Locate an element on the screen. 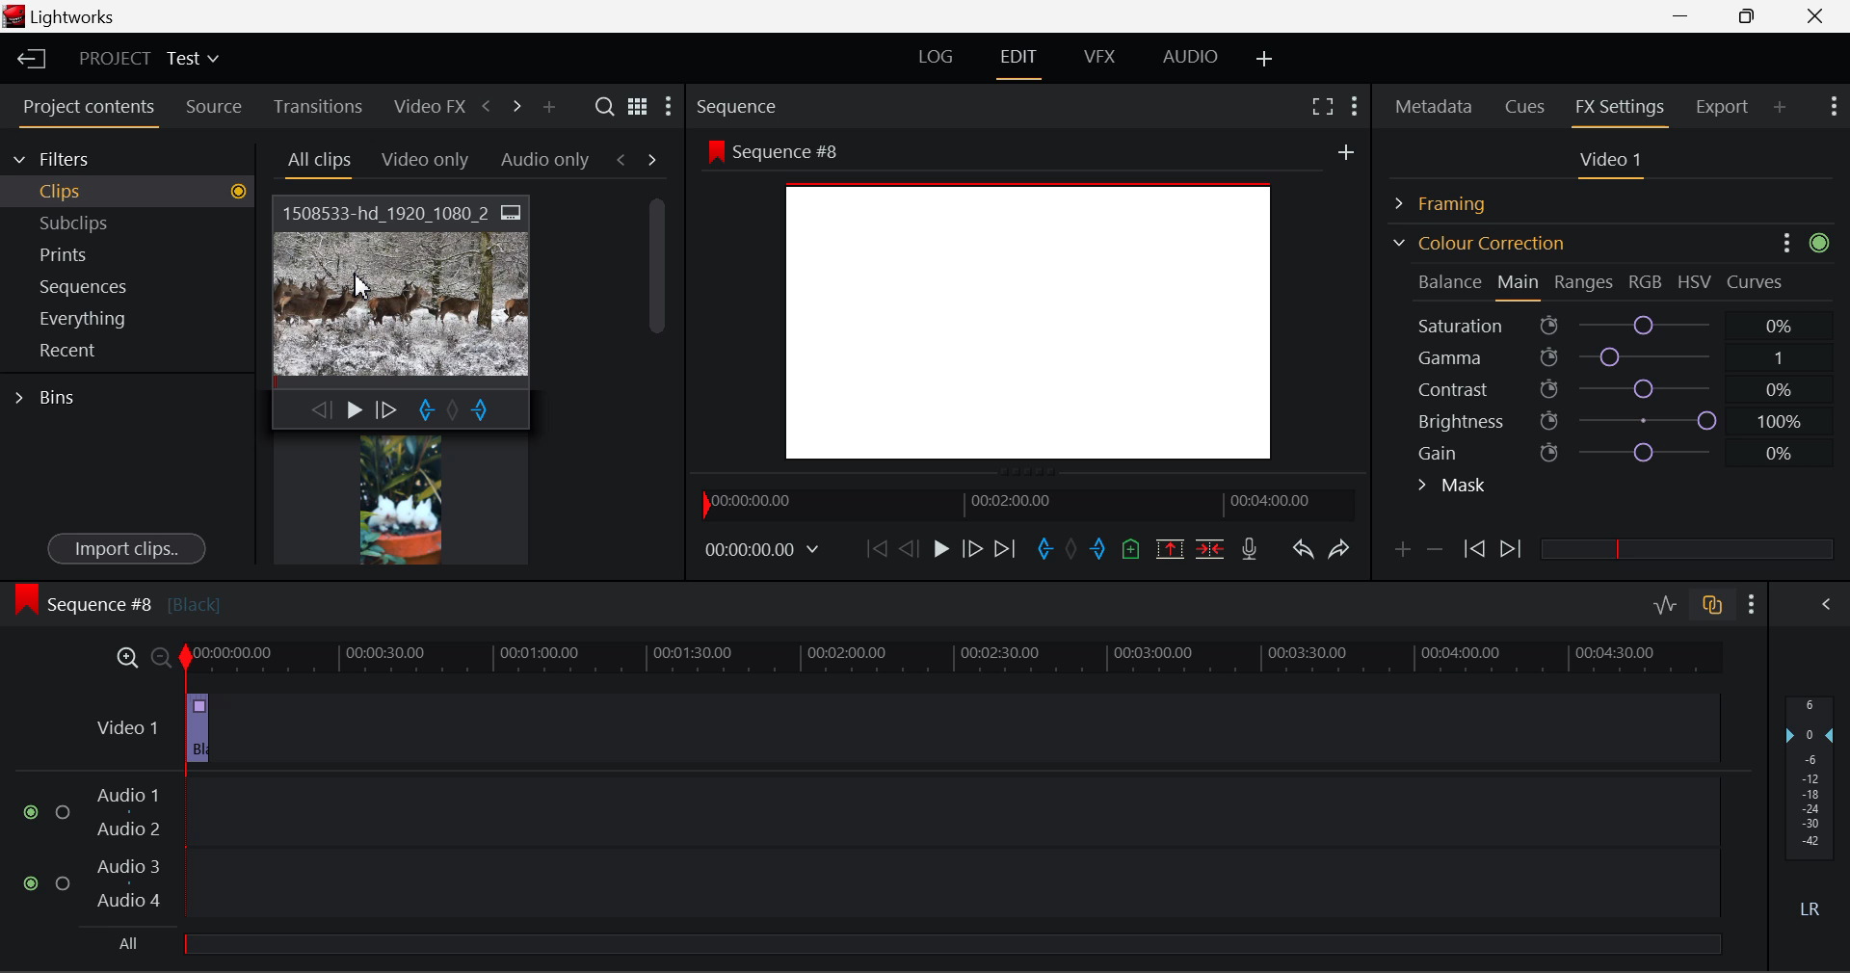 The width and height of the screenshot is (1850, 973). Mark Out is located at coordinates (1100, 550).